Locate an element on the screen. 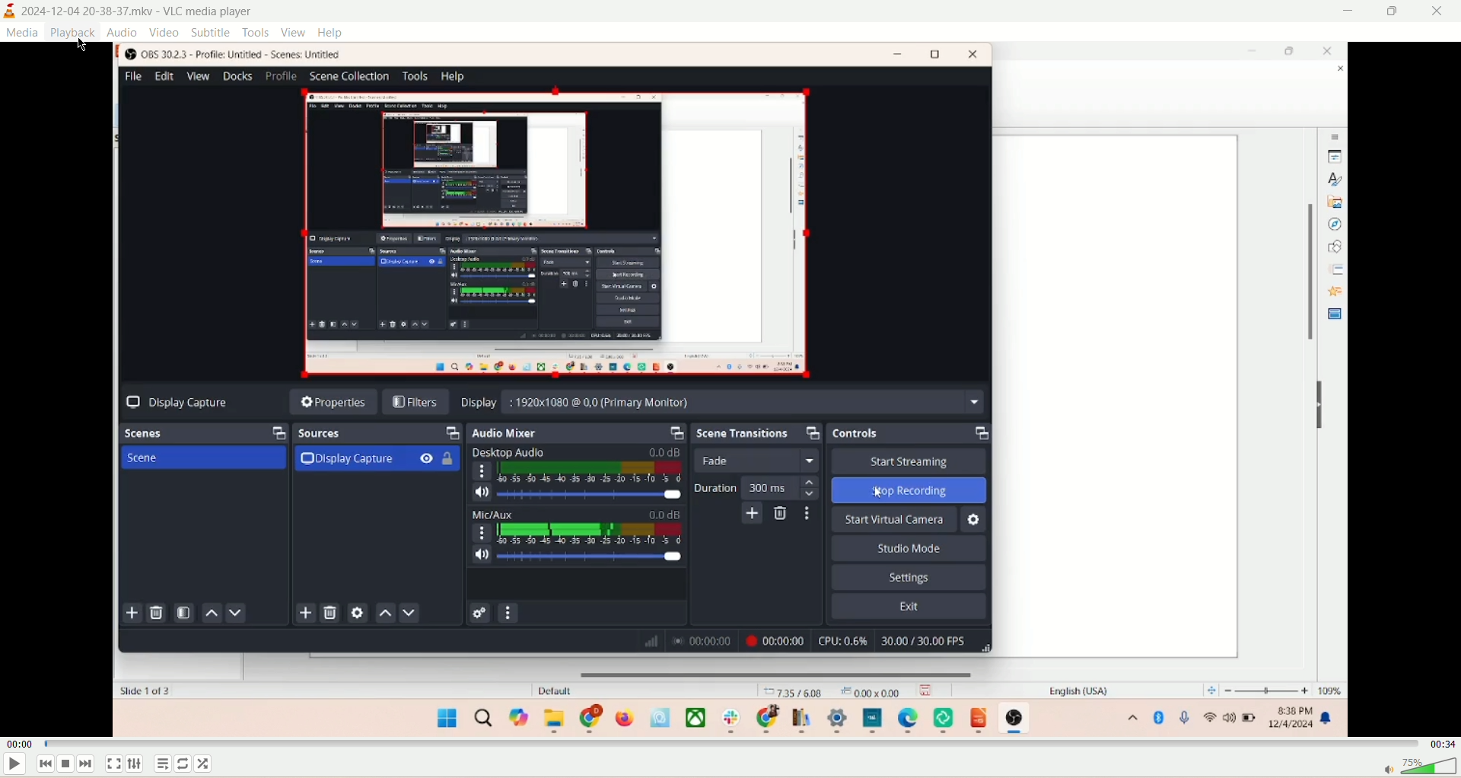  total time is located at coordinates (1441, 743).